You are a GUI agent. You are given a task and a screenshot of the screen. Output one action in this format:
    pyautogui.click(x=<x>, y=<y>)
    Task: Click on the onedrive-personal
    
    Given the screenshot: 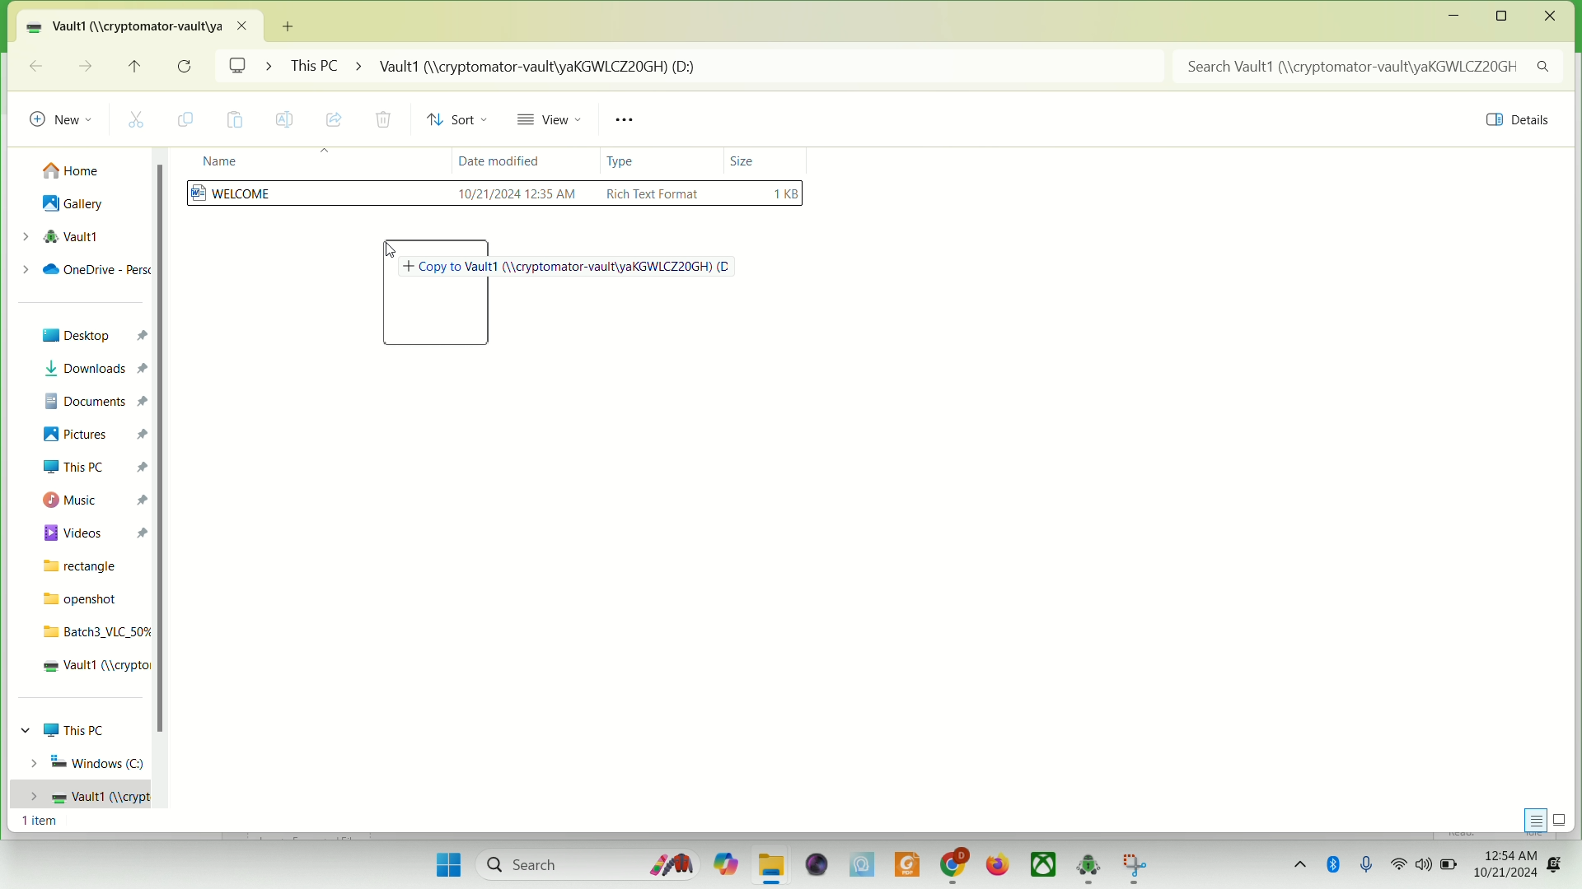 What is the action you would take?
    pyautogui.click(x=82, y=268)
    